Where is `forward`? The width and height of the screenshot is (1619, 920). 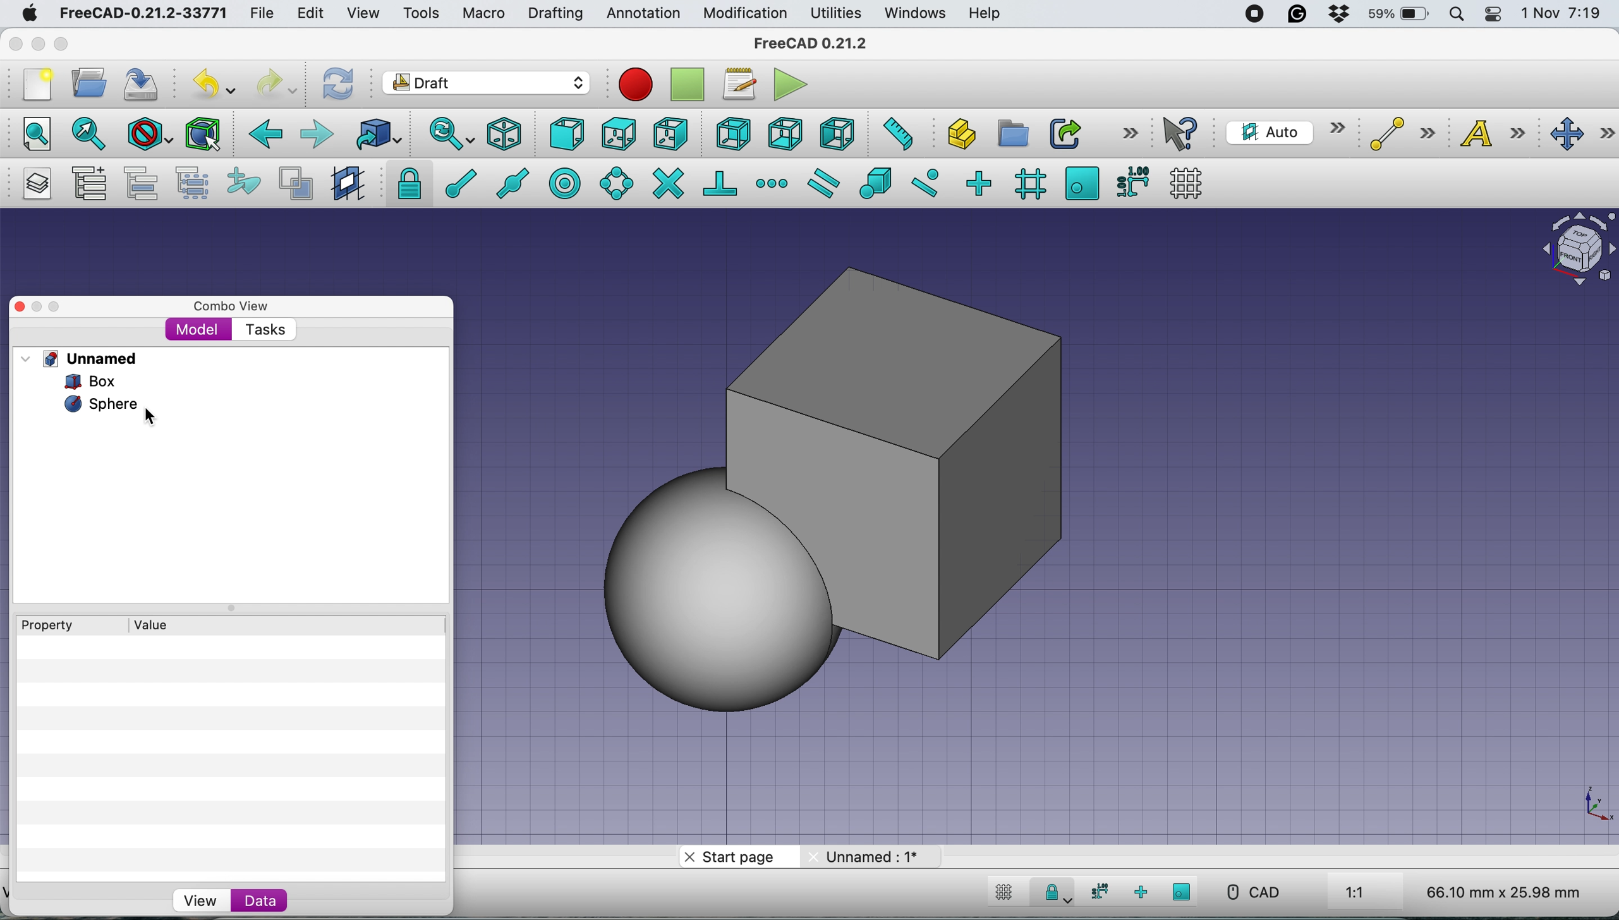 forward is located at coordinates (316, 133).